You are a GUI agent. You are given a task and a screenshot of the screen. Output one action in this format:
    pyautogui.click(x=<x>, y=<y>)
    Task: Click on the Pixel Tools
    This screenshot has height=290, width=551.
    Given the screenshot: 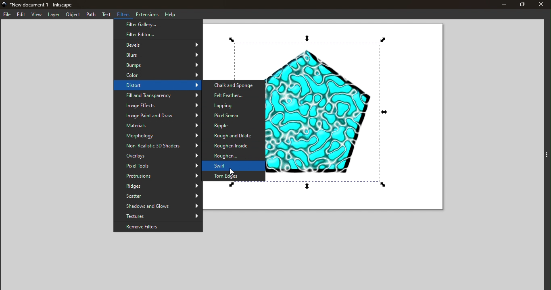 What is the action you would take?
    pyautogui.click(x=158, y=167)
    